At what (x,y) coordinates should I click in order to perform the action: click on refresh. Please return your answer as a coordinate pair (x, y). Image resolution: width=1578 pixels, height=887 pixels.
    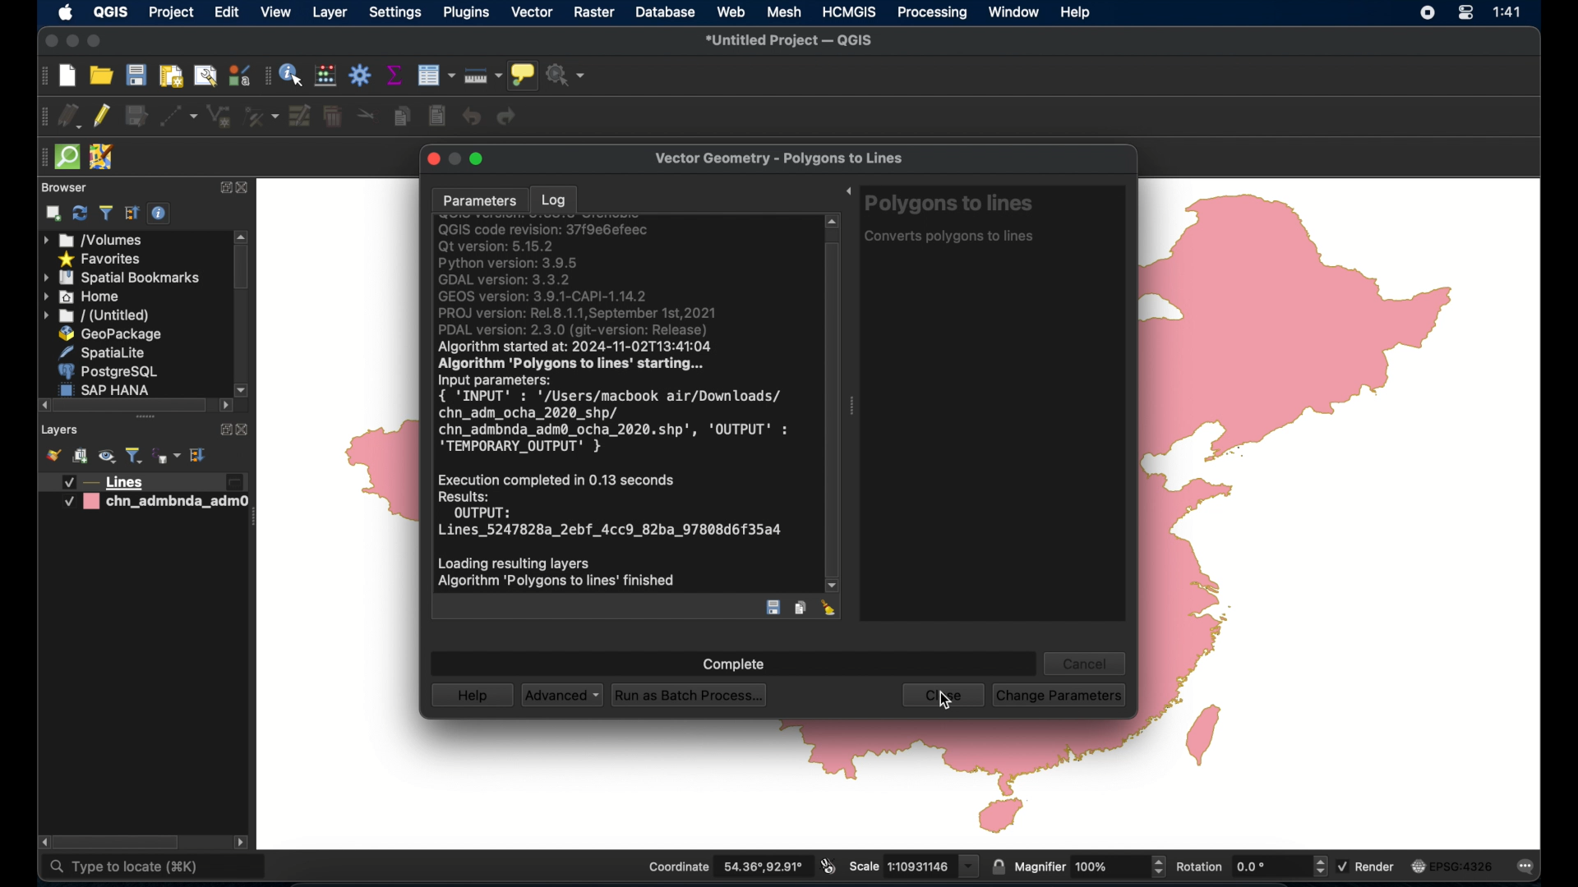
    Looking at the image, I should click on (80, 213).